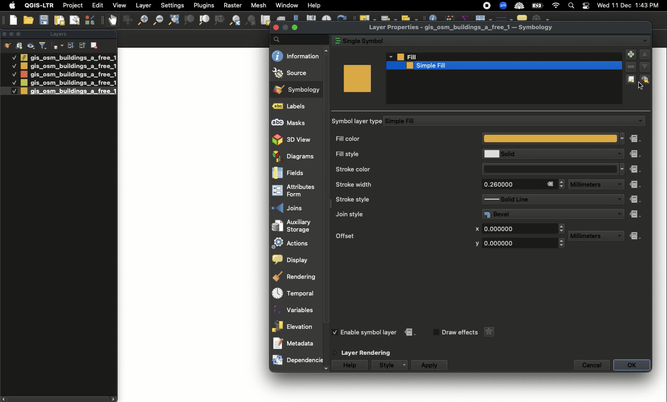 The image size is (667, 402). I want to click on Settings, so click(173, 6).